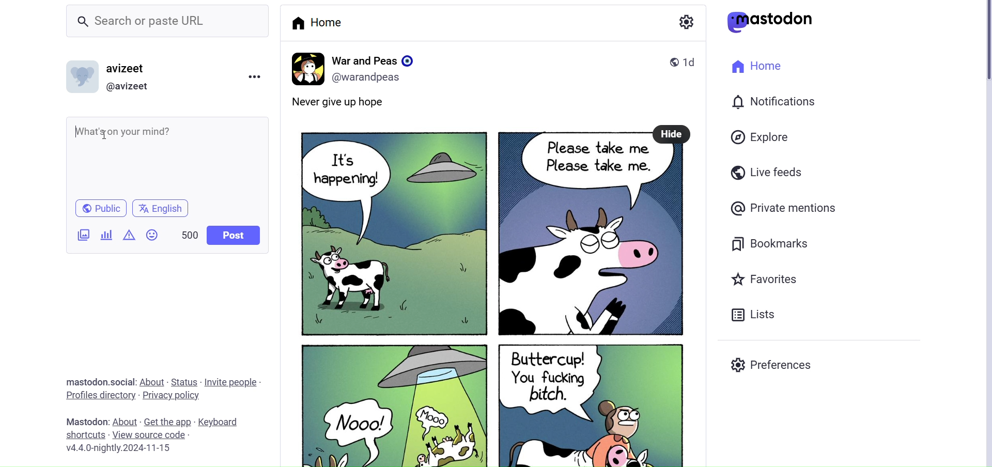  What do you see at coordinates (161, 209) in the screenshot?
I see `english` at bounding box center [161, 209].